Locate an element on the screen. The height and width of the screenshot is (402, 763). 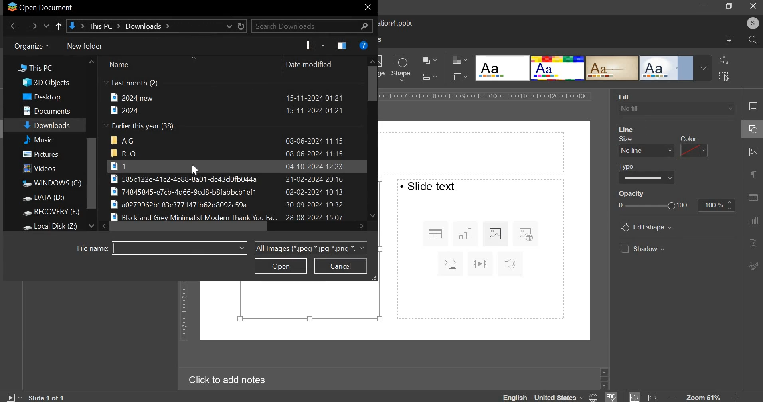
 is located at coordinates (636, 193).